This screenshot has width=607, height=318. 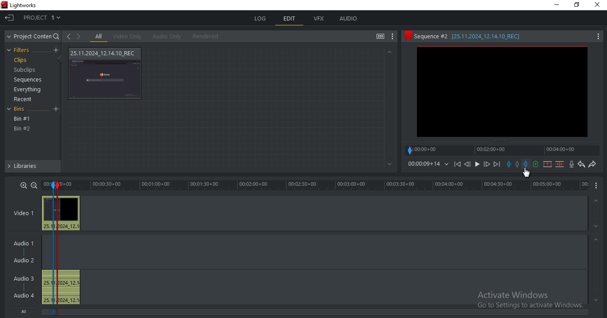 I want to click on Maximize, so click(x=579, y=6).